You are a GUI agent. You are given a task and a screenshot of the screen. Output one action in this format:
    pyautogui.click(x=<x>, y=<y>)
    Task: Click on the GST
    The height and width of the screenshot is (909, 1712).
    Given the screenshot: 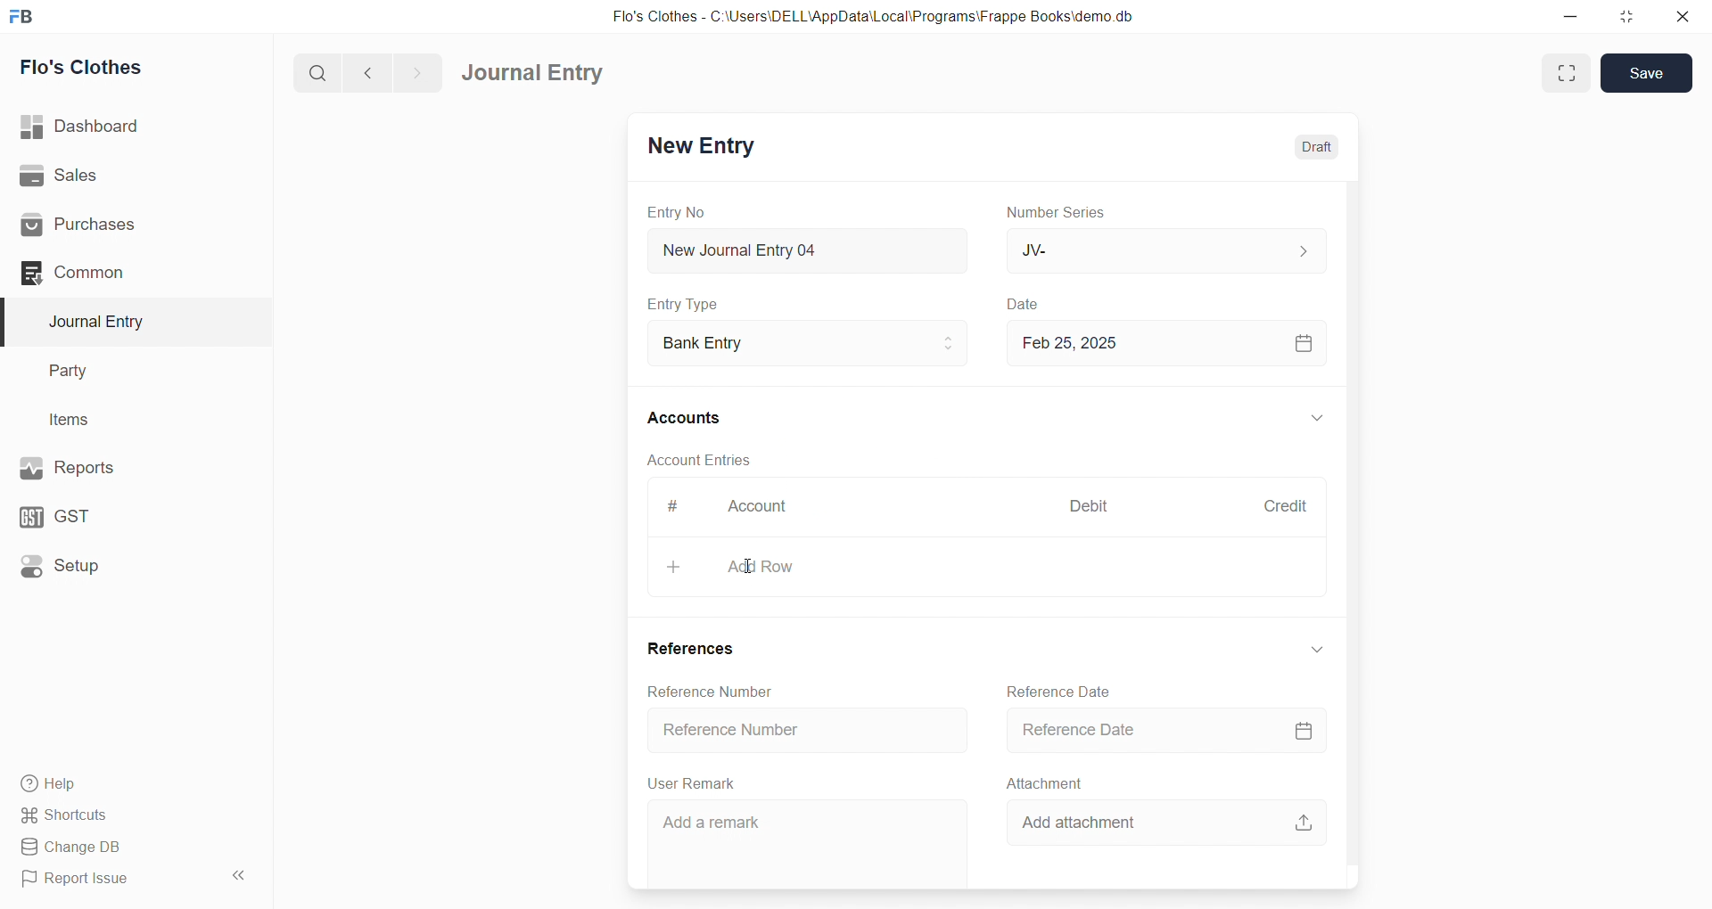 What is the action you would take?
    pyautogui.click(x=123, y=512)
    